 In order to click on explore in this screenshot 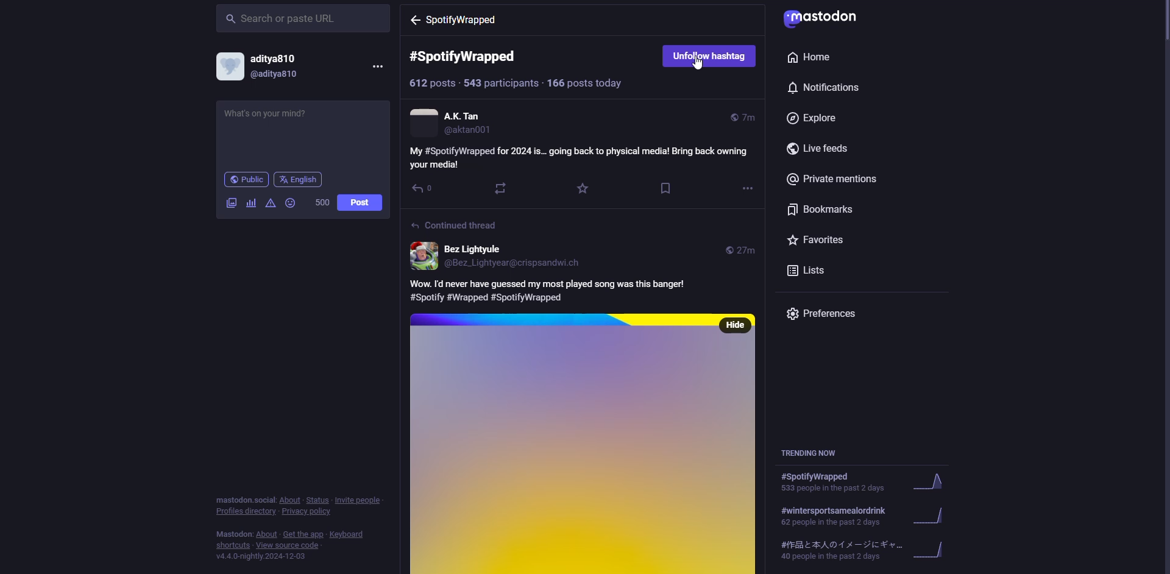, I will do `click(817, 119)`.